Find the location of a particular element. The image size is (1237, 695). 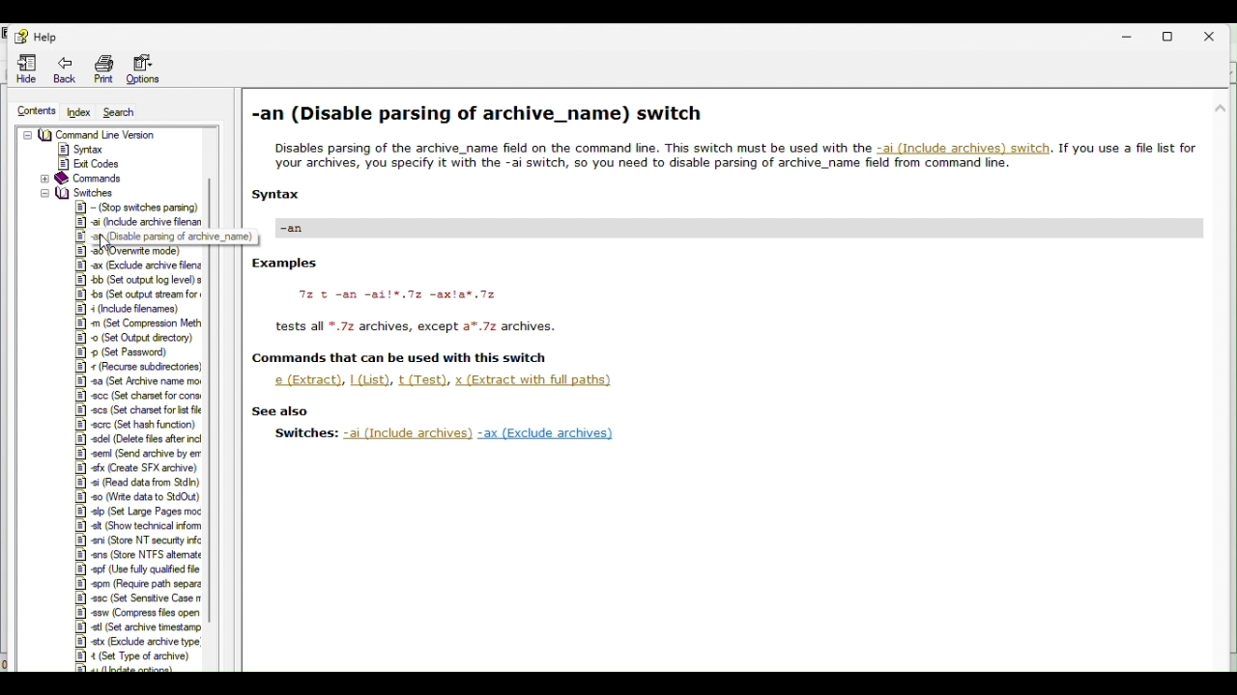

2] - (Stop switches parsing) is located at coordinates (136, 206).